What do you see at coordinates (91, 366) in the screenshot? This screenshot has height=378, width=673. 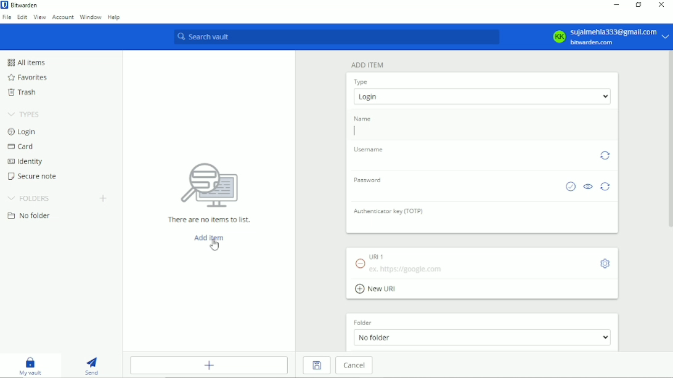 I see `Send` at bounding box center [91, 366].